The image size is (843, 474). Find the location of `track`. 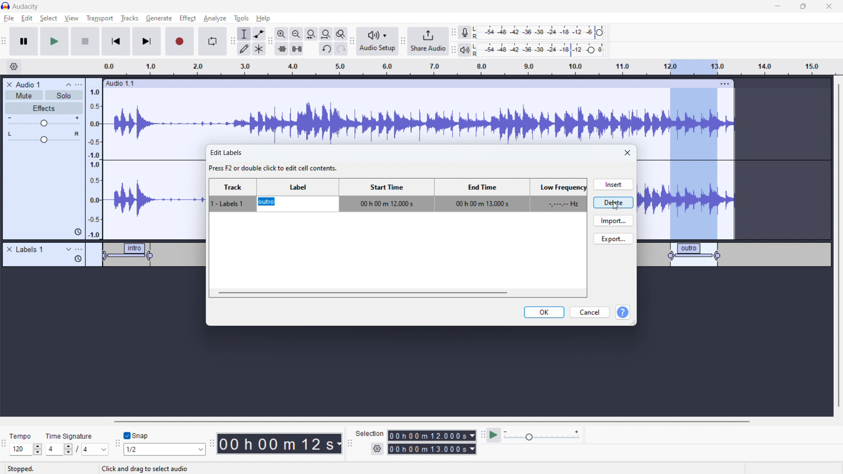

track is located at coordinates (234, 195).